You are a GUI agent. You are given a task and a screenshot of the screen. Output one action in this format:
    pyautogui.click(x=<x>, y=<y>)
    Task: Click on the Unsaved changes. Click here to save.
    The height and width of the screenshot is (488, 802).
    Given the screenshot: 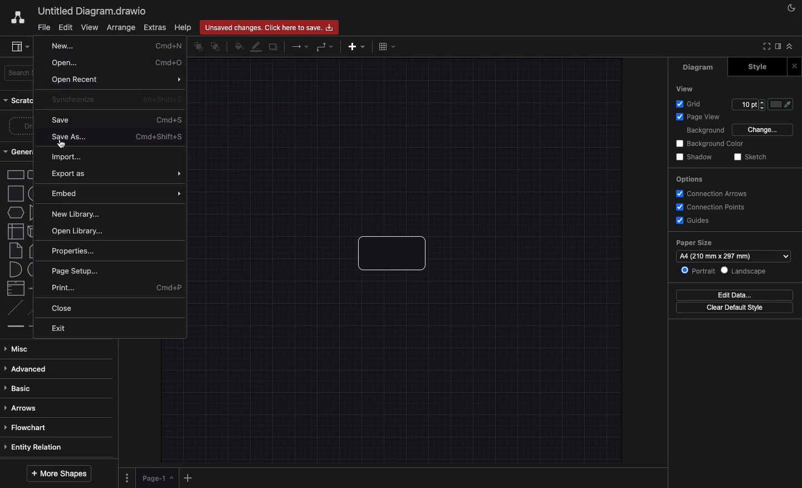 What is the action you would take?
    pyautogui.click(x=269, y=27)
    